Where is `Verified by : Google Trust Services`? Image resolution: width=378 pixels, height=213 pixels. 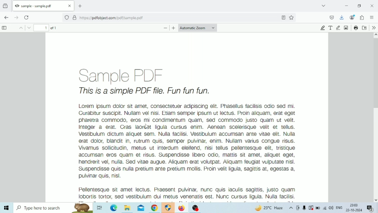
Verified by : Google Trust Services is located at coordinates (74, 18).